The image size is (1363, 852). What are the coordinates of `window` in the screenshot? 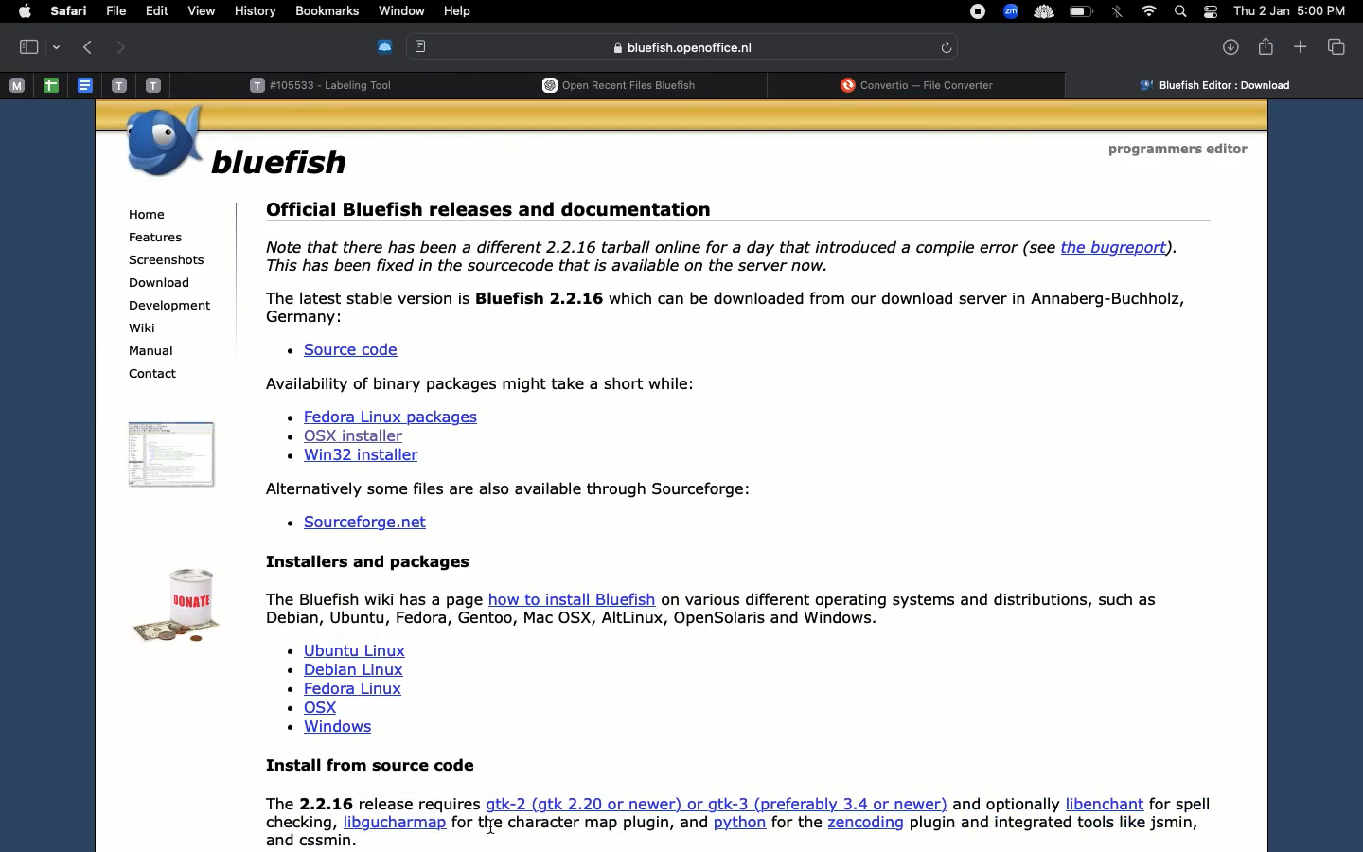 It's located at (606, 9).